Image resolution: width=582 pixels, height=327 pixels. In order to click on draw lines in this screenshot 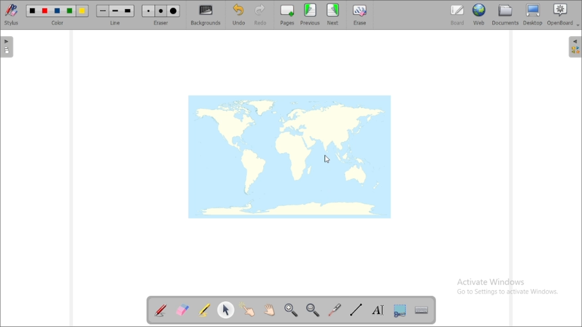, I will do `click(356, 310)`.